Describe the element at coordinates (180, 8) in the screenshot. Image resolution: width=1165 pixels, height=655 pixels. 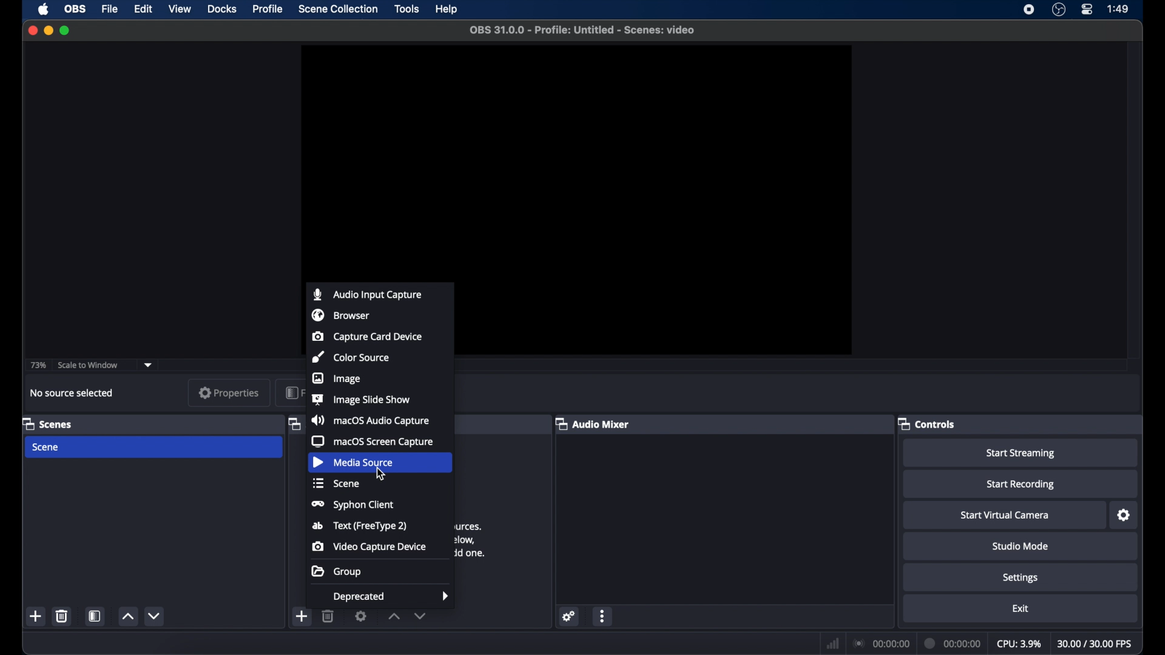
I see `view` at that location.